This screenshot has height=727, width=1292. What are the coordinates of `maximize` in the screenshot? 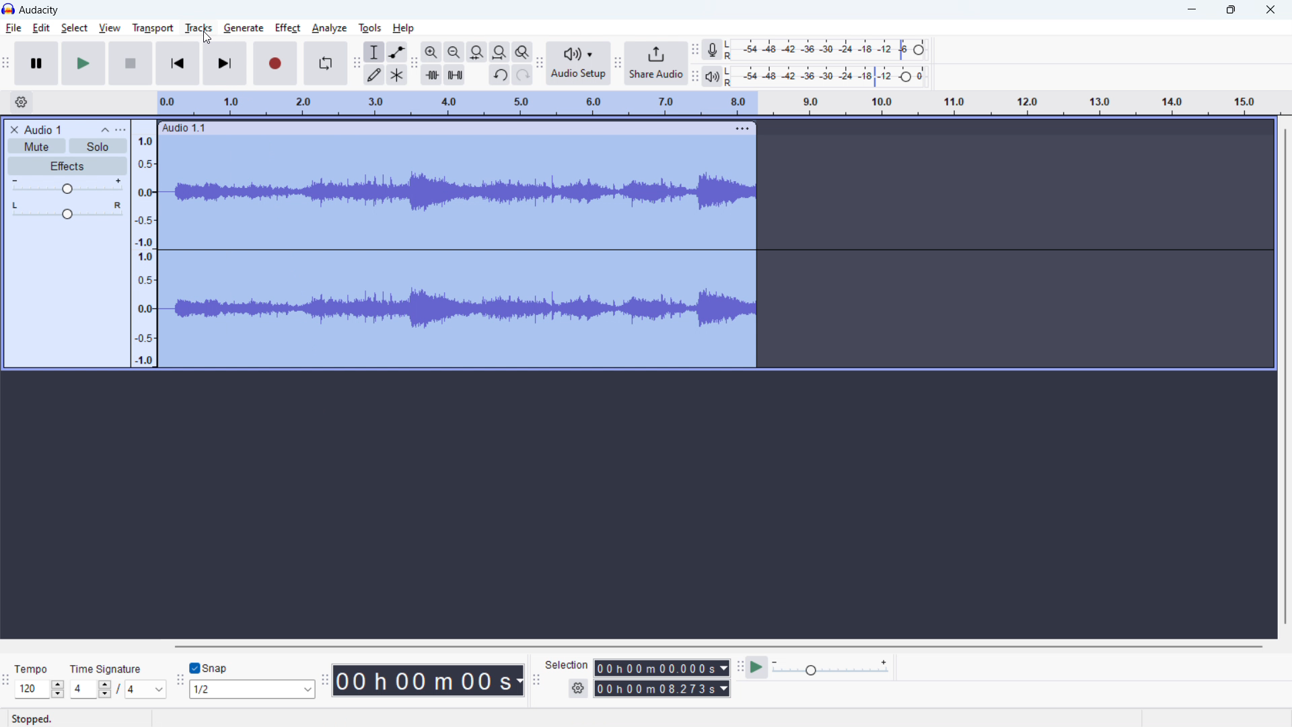 It's located at (1231, 10).